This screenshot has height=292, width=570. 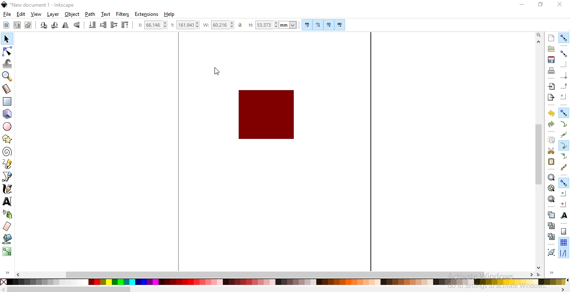 What do you see at coordinates (563, 215) in the screenshot?
I see `snap text anchors and baselines` at bounding box center [563, 215].